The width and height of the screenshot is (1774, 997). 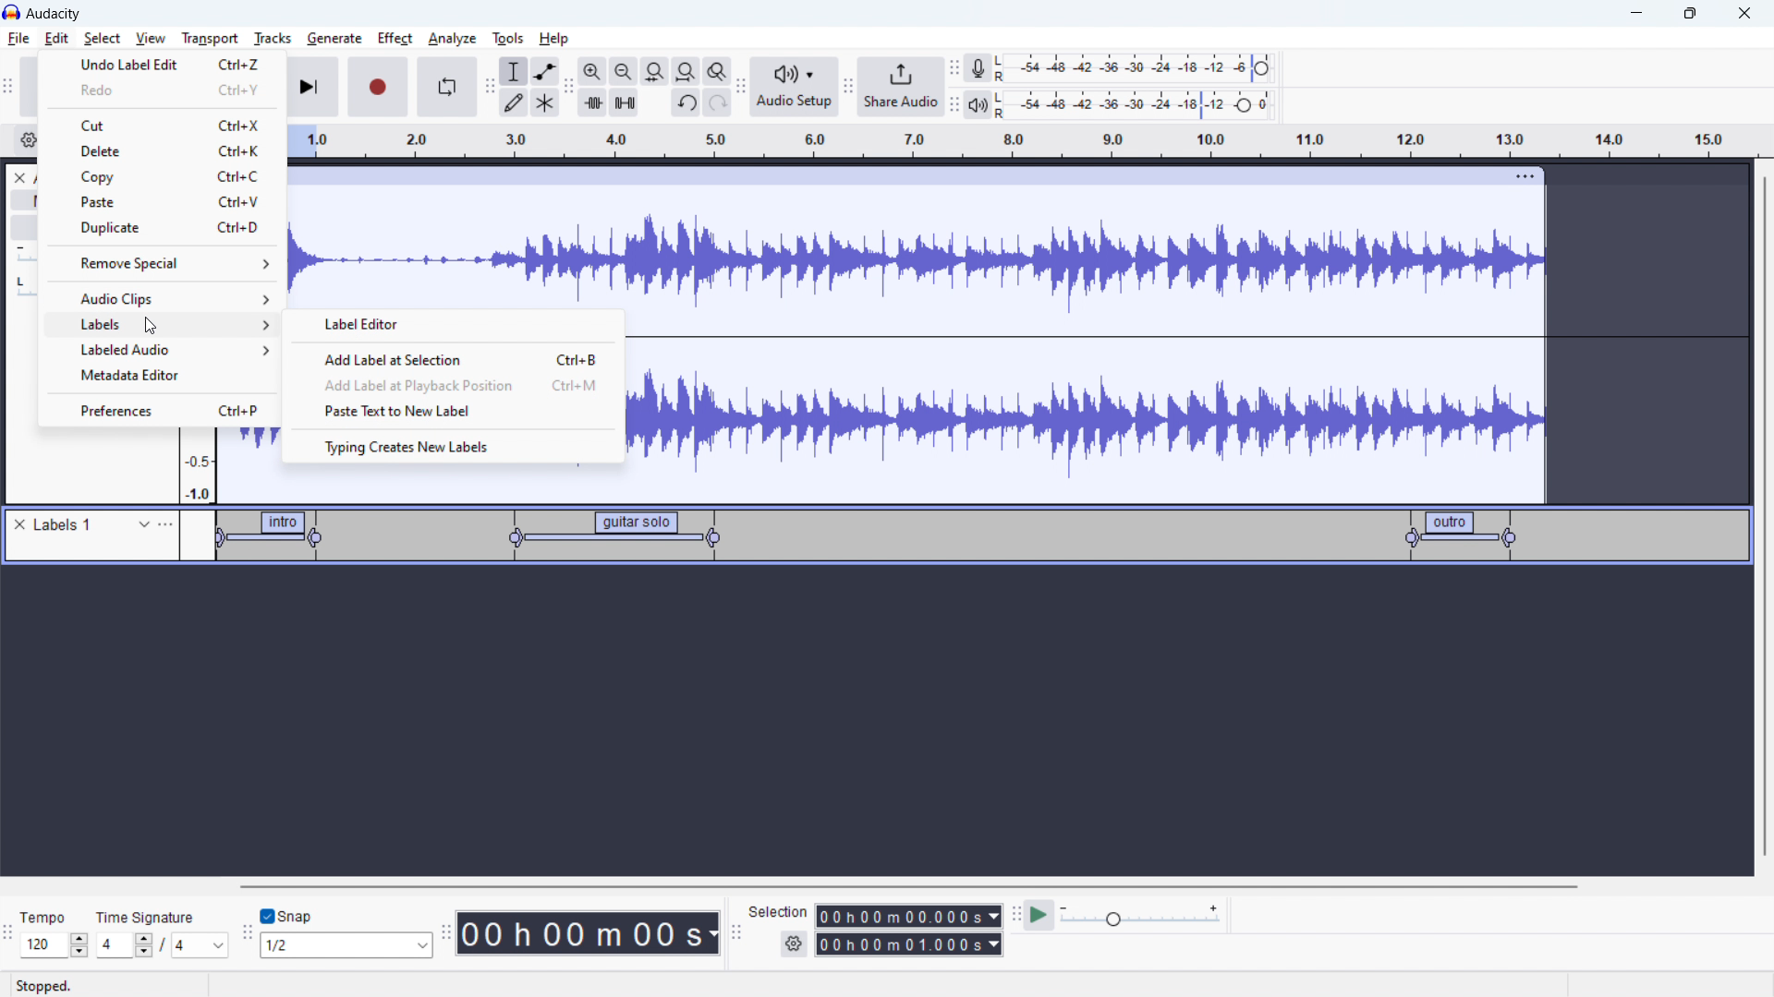 I want to click on generate, so click(x=334, y=38).